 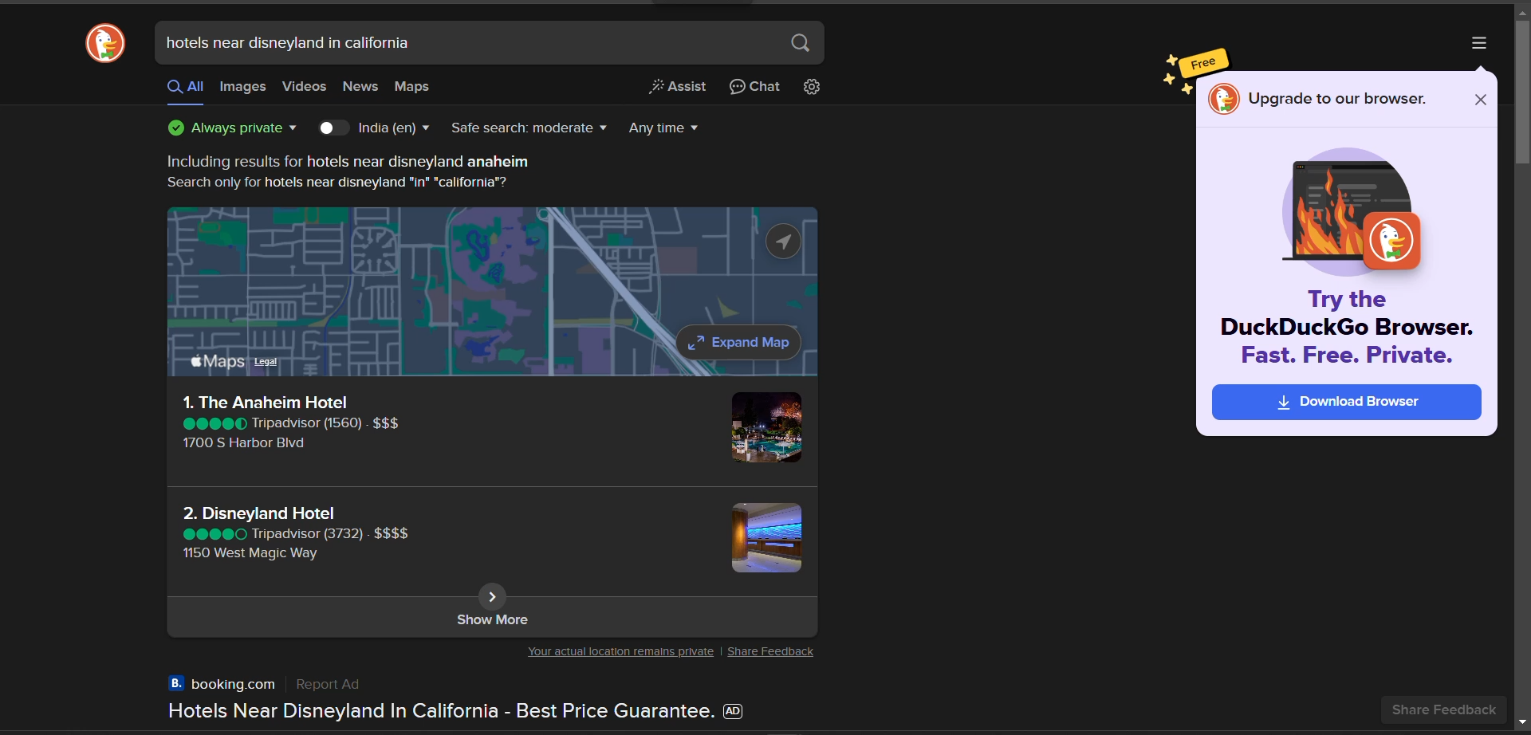 What do you see at coordinates (818, 88) in the screenshot?
I see `change search settings` at bounding box center [818, 88].